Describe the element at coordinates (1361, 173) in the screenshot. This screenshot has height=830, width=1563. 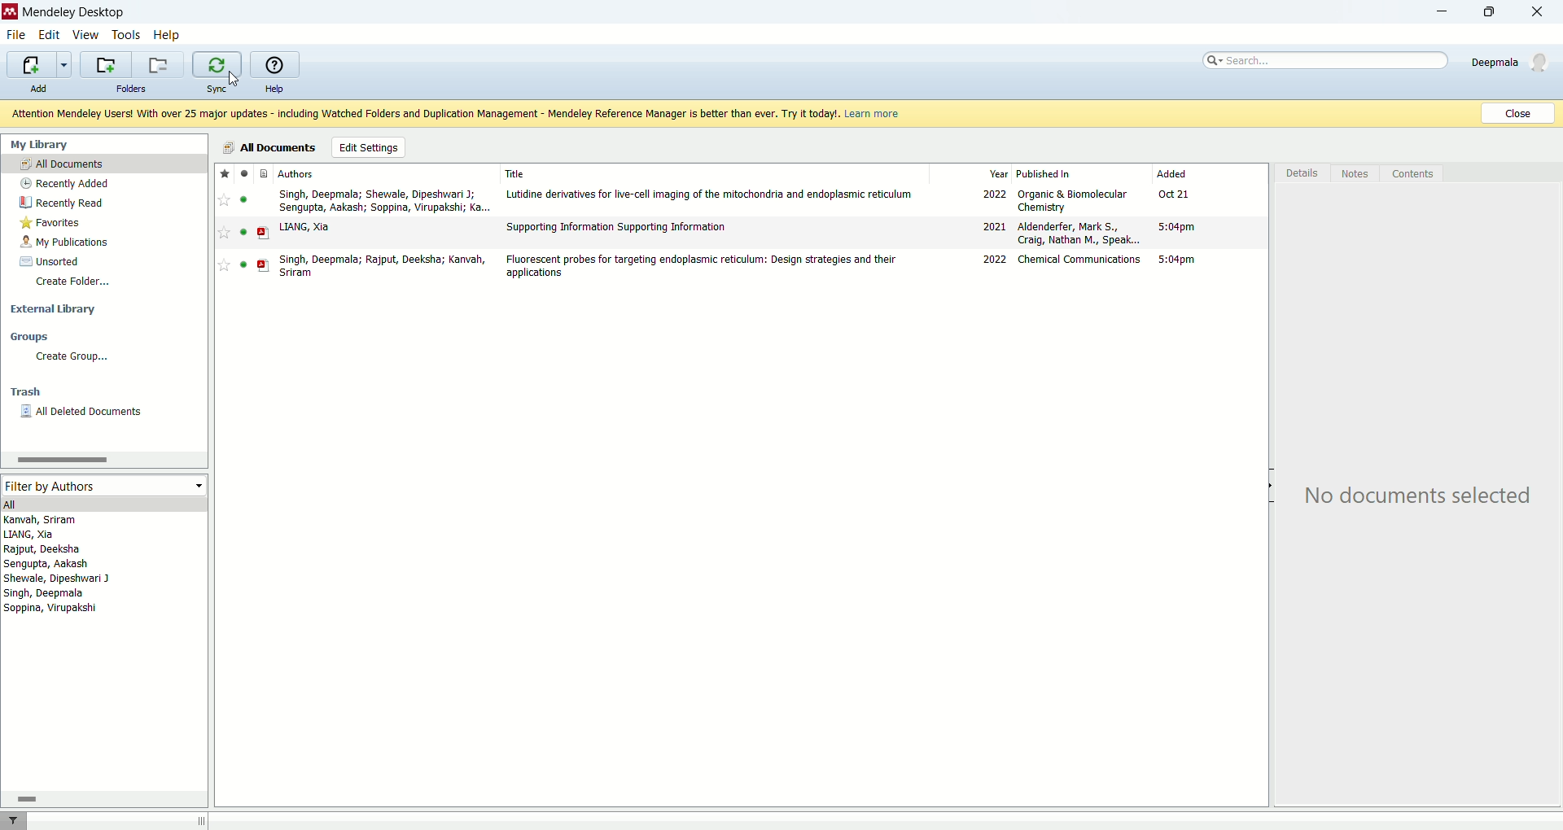
I see `notes` at that location.